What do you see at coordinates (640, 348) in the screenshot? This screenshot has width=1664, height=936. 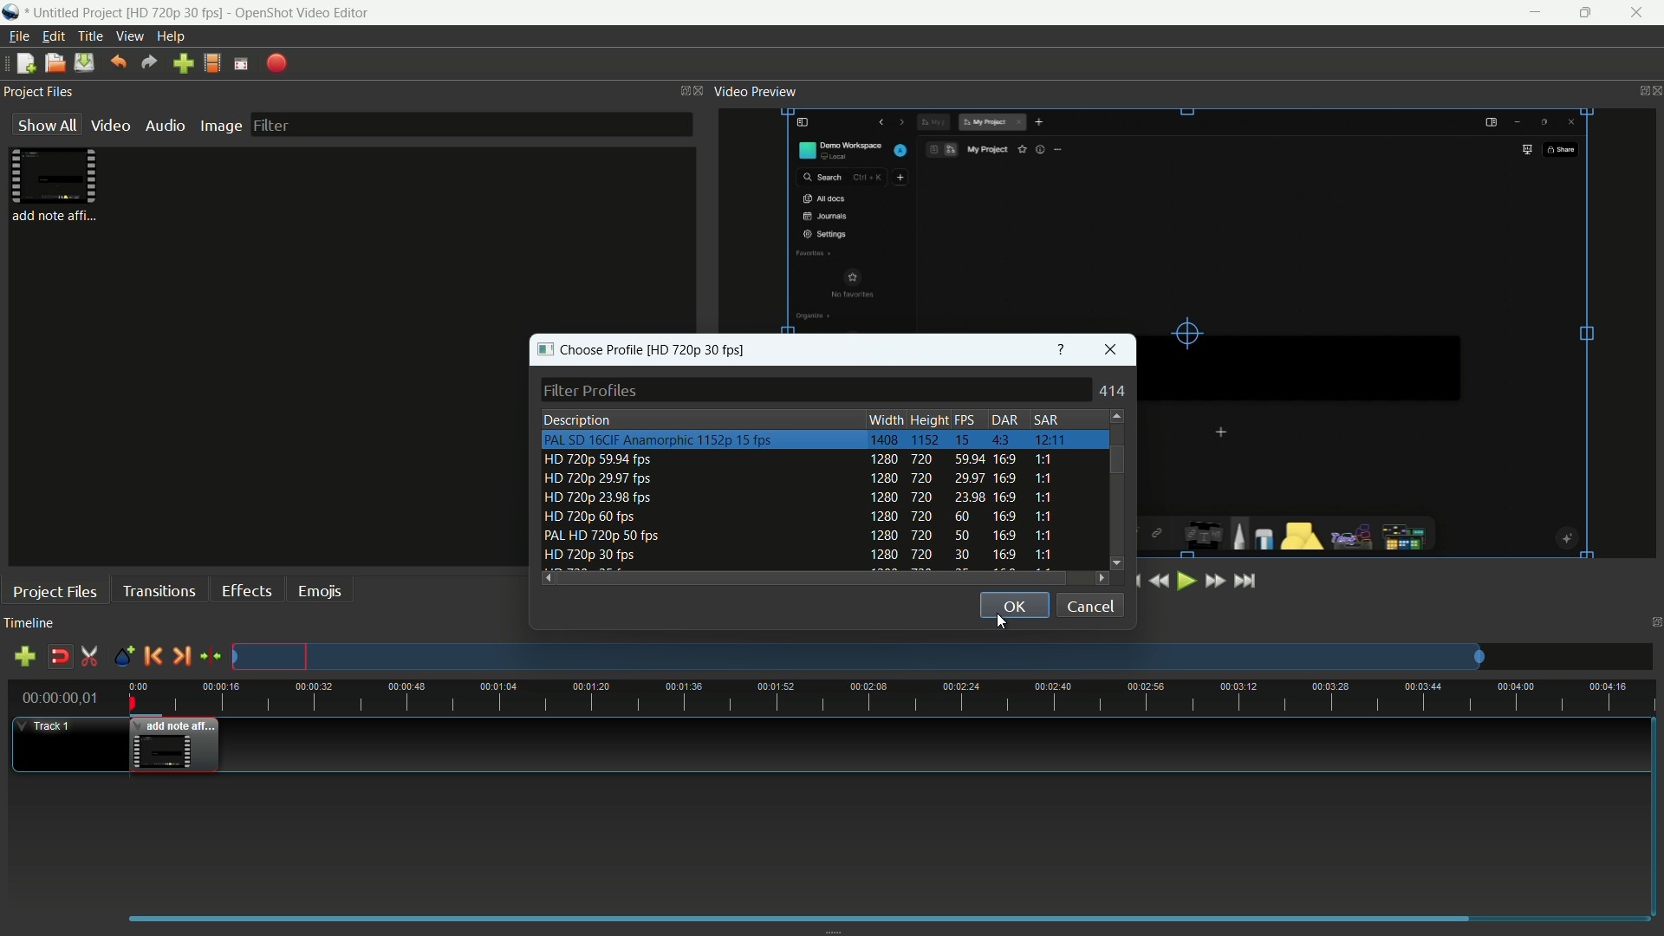 I see `choose profile` at bounding box center [640, 348].